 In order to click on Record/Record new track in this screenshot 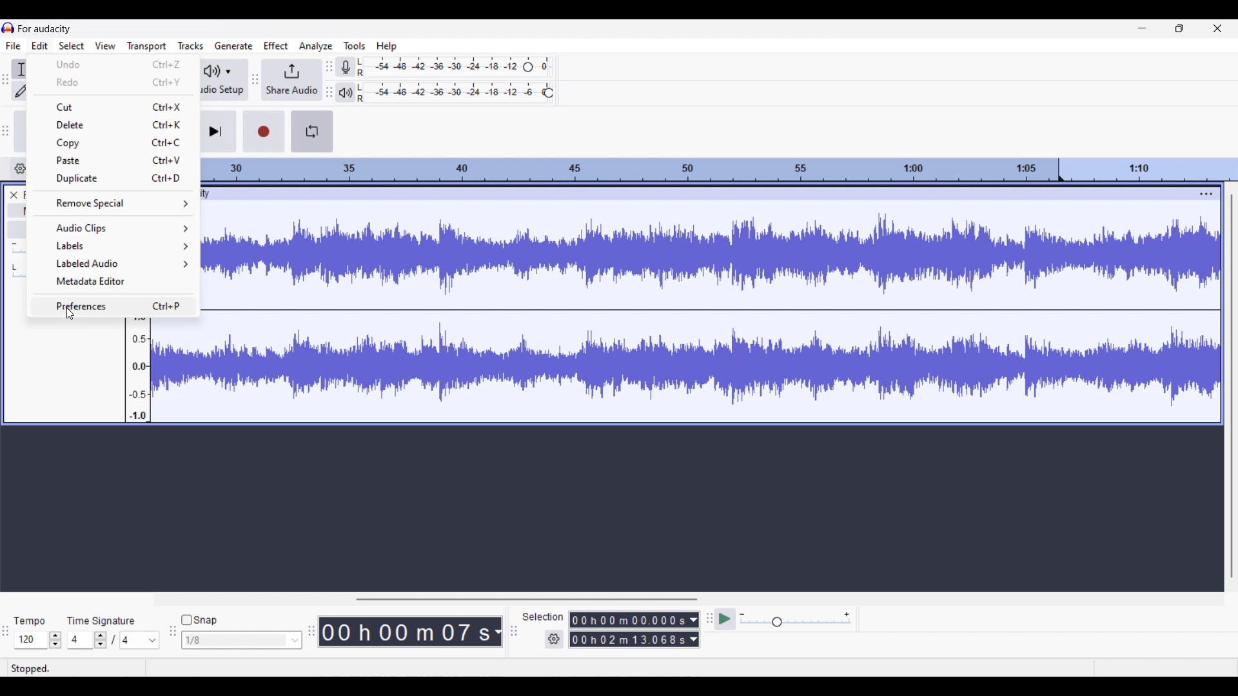, I will do `click(264, 131)`.